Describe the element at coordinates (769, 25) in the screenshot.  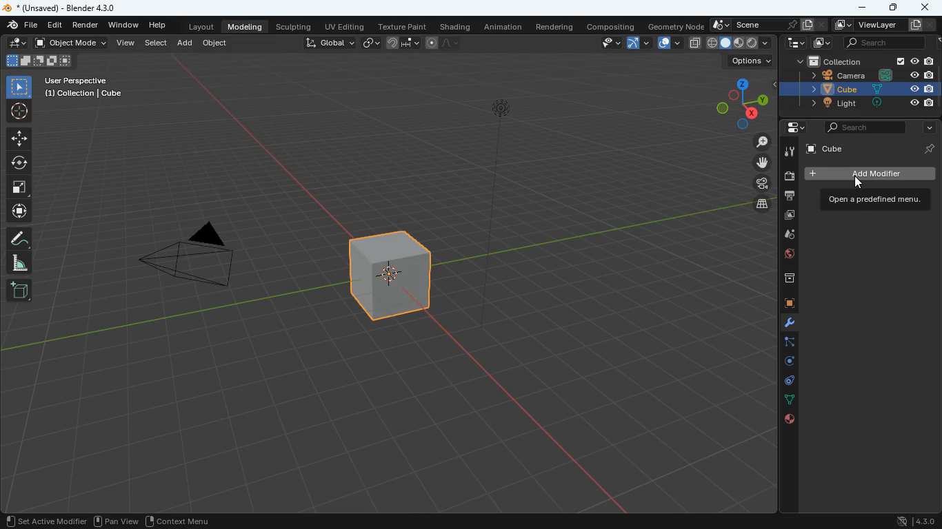
I see `scene` at that location.